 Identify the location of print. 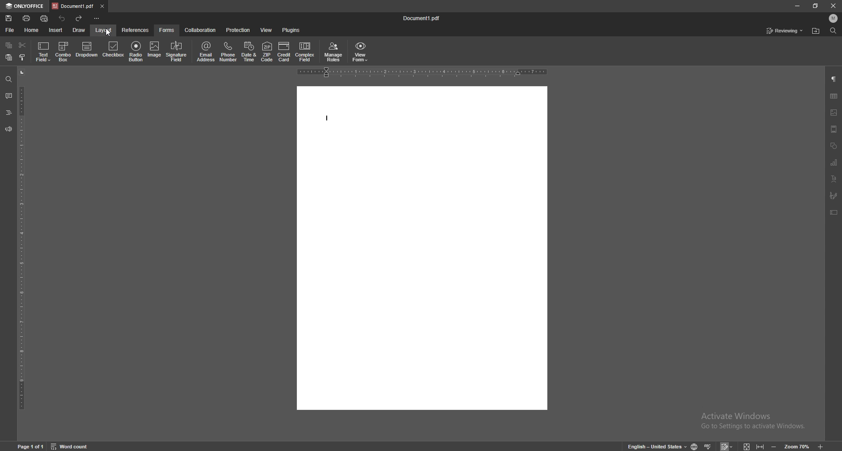
(27, 18).